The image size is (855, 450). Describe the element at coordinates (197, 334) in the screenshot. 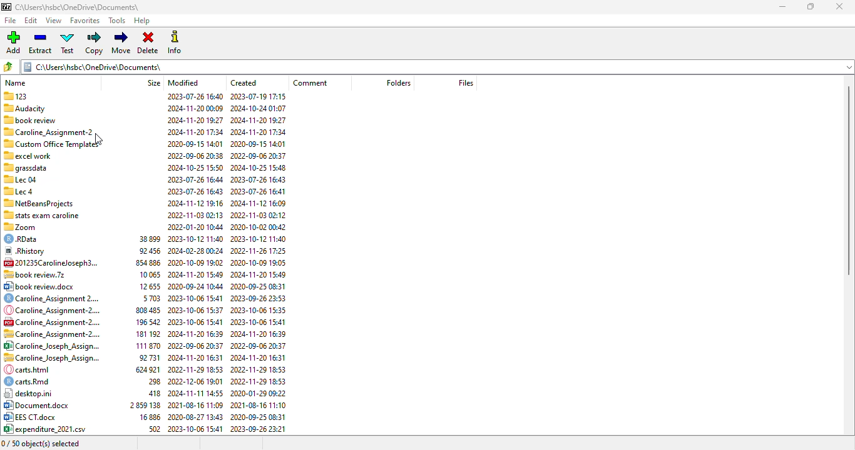

I see `2024-11-20 16:39` at that location.